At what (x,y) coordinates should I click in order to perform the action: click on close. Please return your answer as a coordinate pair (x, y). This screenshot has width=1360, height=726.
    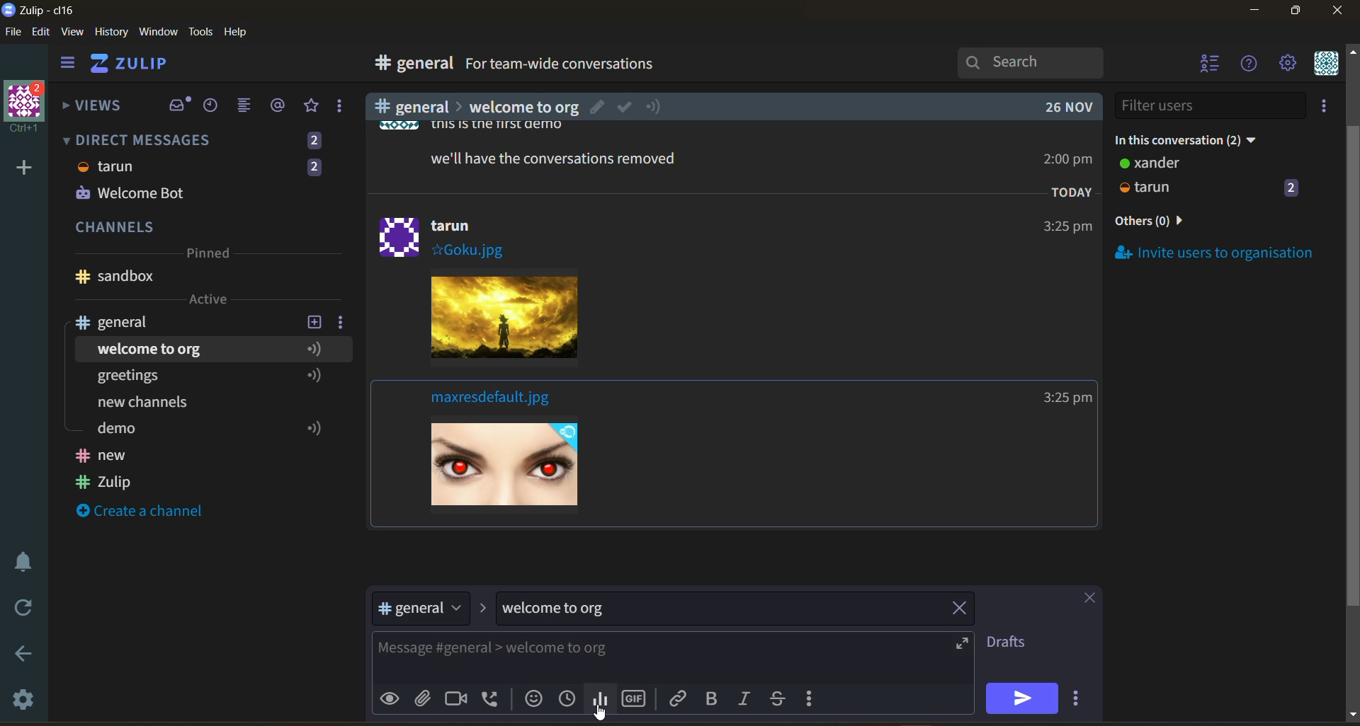
    Looking at the image, I should click on (1339, 15).